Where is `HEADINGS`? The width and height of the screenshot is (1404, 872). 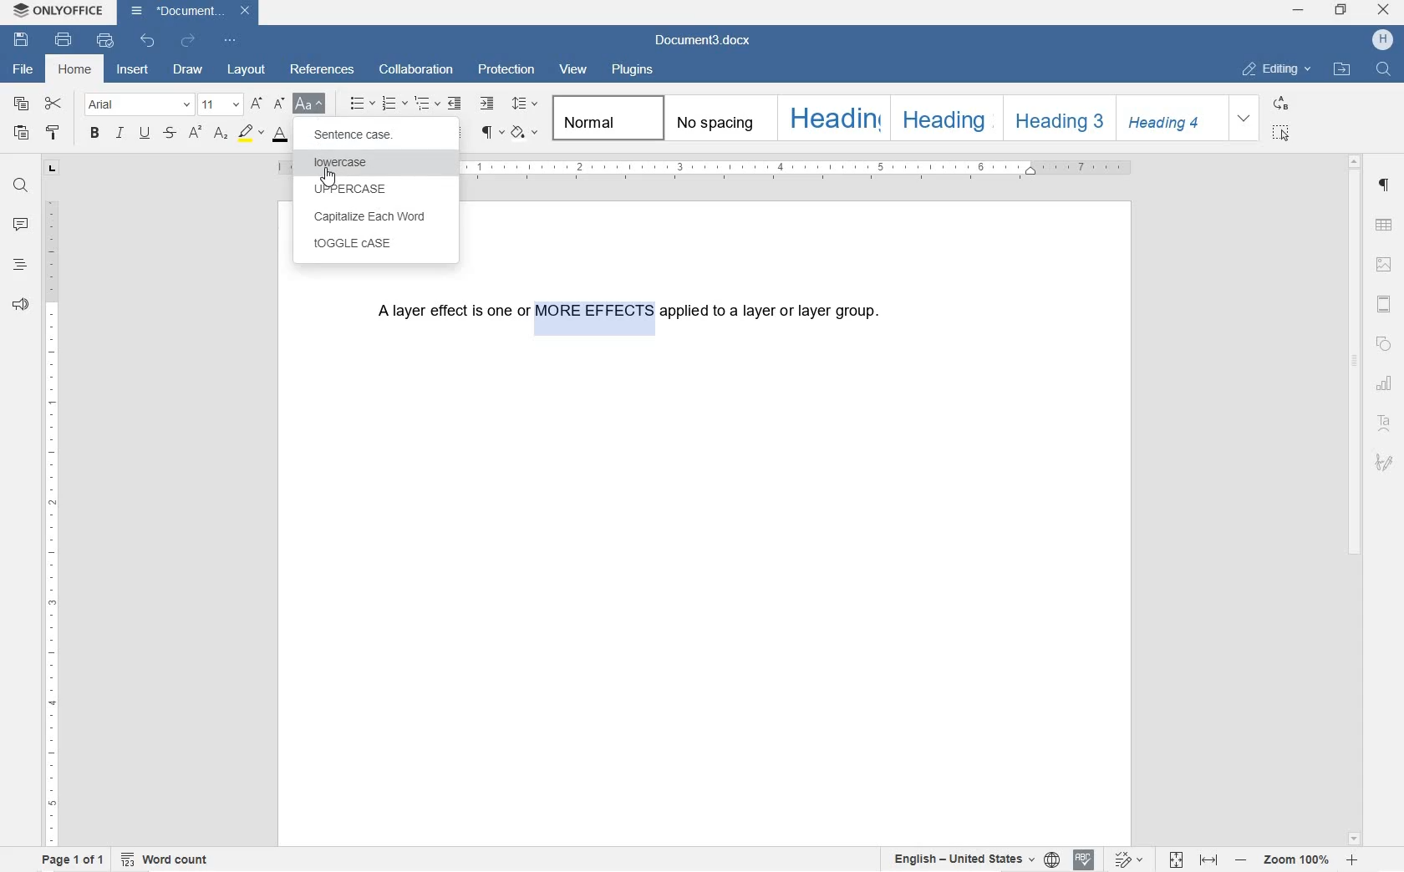 HEADINGS is located at coordinates (19, 266).